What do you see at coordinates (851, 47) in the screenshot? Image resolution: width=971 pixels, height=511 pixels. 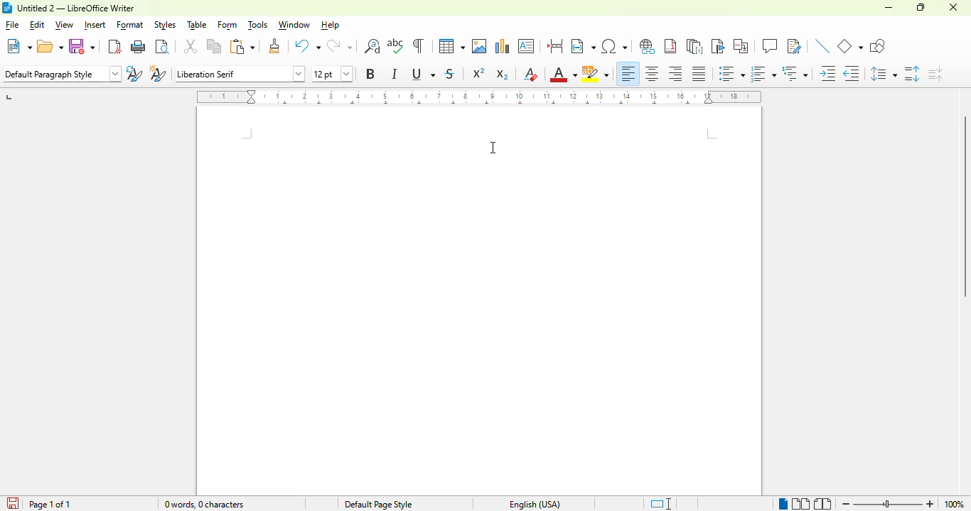 I see `basic shapes` at bounding box center [851, 47].